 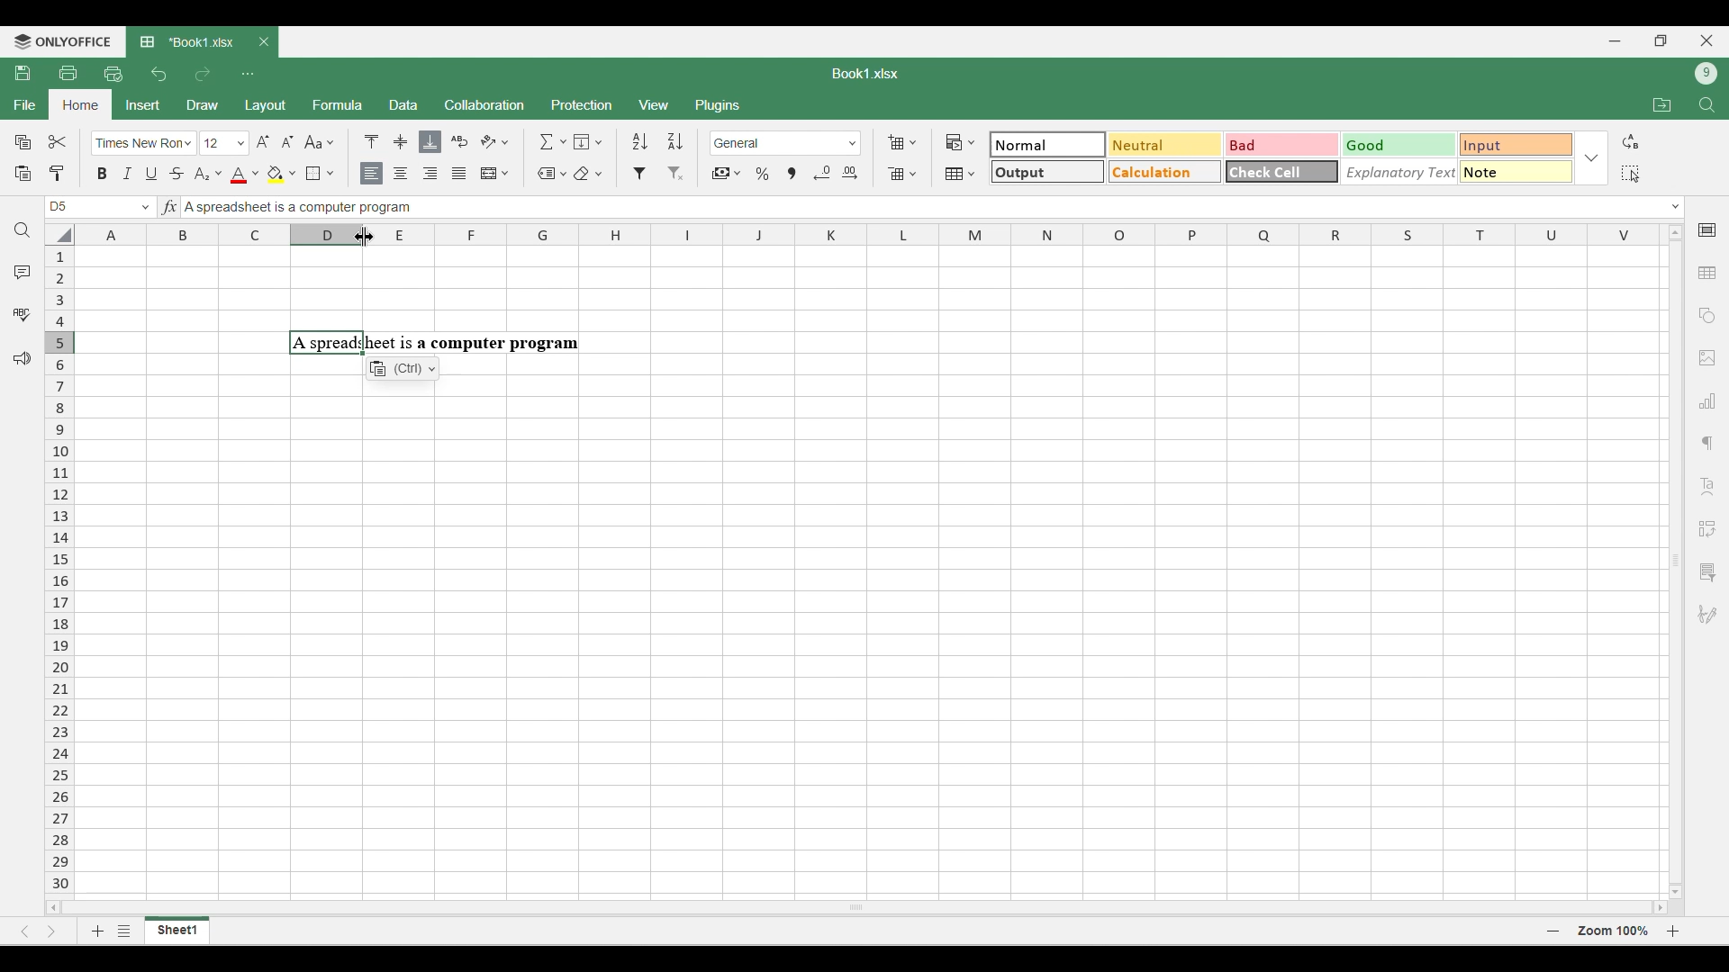 I want to click on Print file, so click(x=68, y=72).